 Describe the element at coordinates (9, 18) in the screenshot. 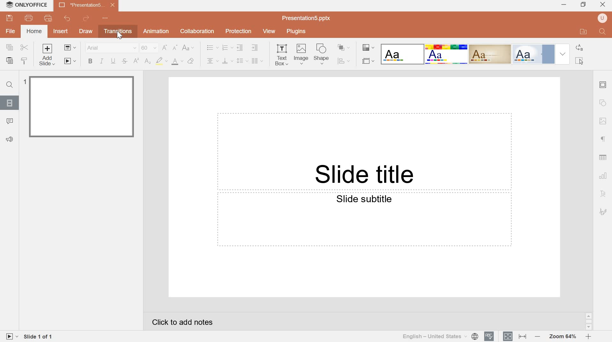

I see `Save` at that location.